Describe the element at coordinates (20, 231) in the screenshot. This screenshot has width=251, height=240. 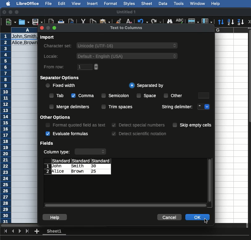
I see `Next sheet` at that location.